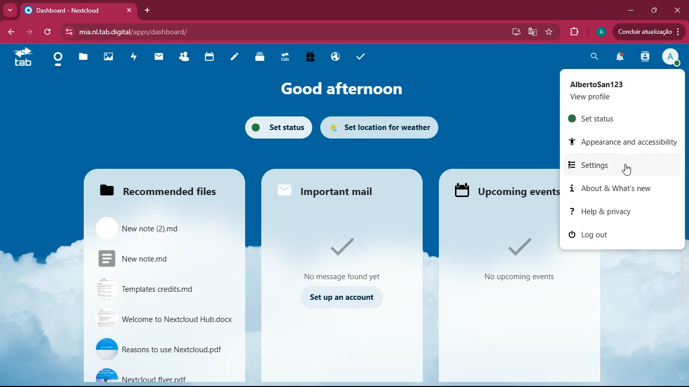 Image resolution: width=689 pixels, height=387 pixels. I want to click on notifications, so click(619, 57).